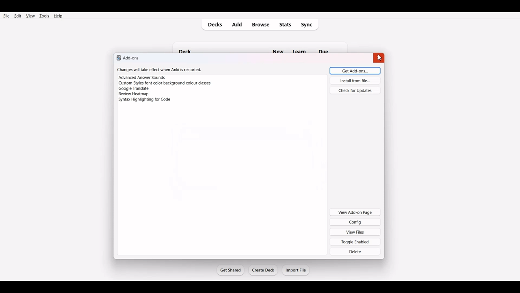 The width and height of the screenshot is (520, 293). Describe the element at coordinates (230, 270) in the screenshot. I see `Get Started` at that location.